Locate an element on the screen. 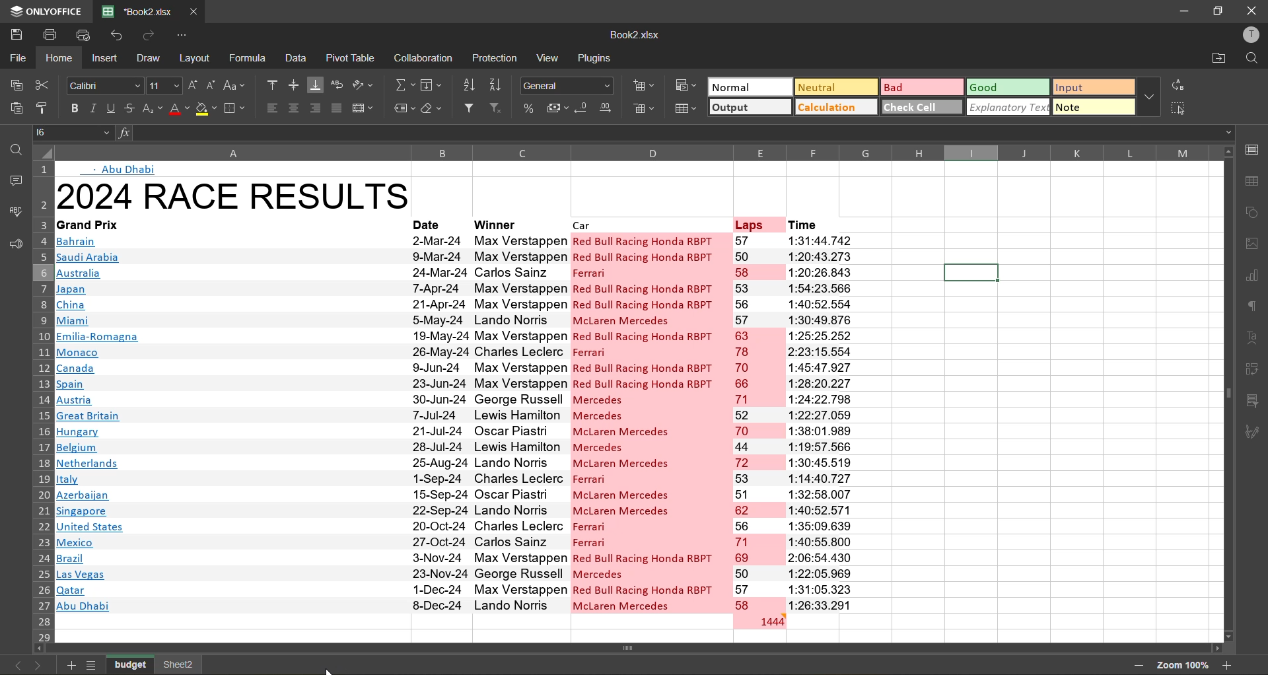  neutral is located at coordinates (835, 89).